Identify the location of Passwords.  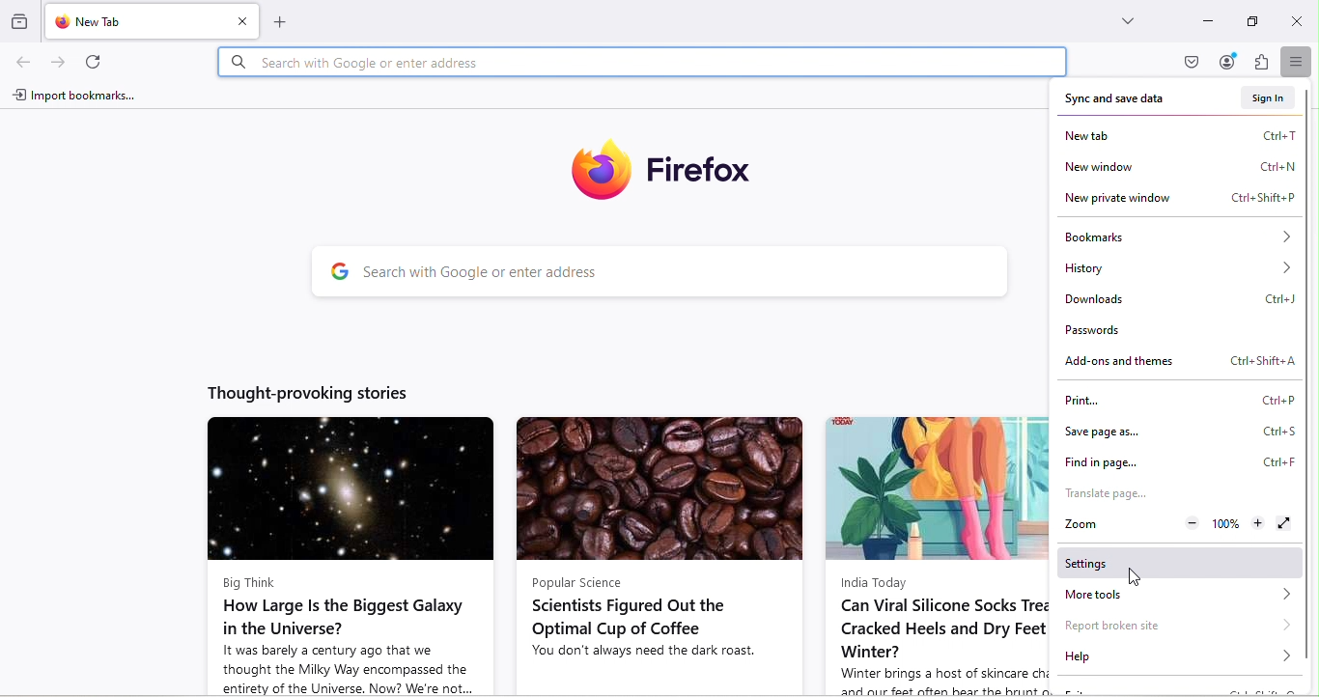
(1108, 333).